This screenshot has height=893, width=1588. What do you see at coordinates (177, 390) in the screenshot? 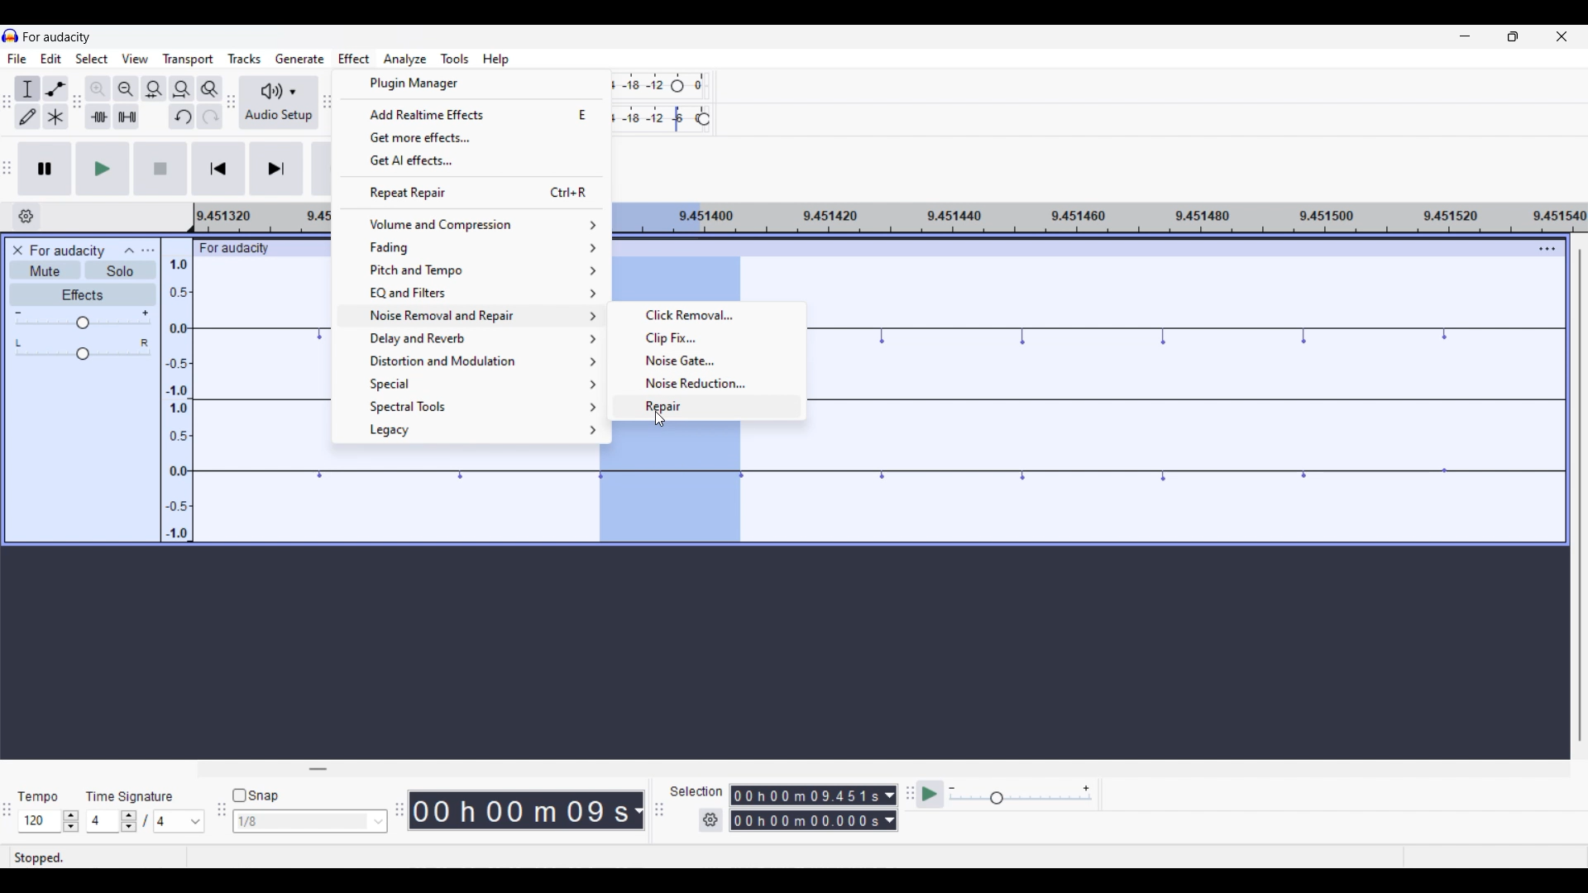
I see `Scale to measure track intensity` at bounding box center [177, 390].